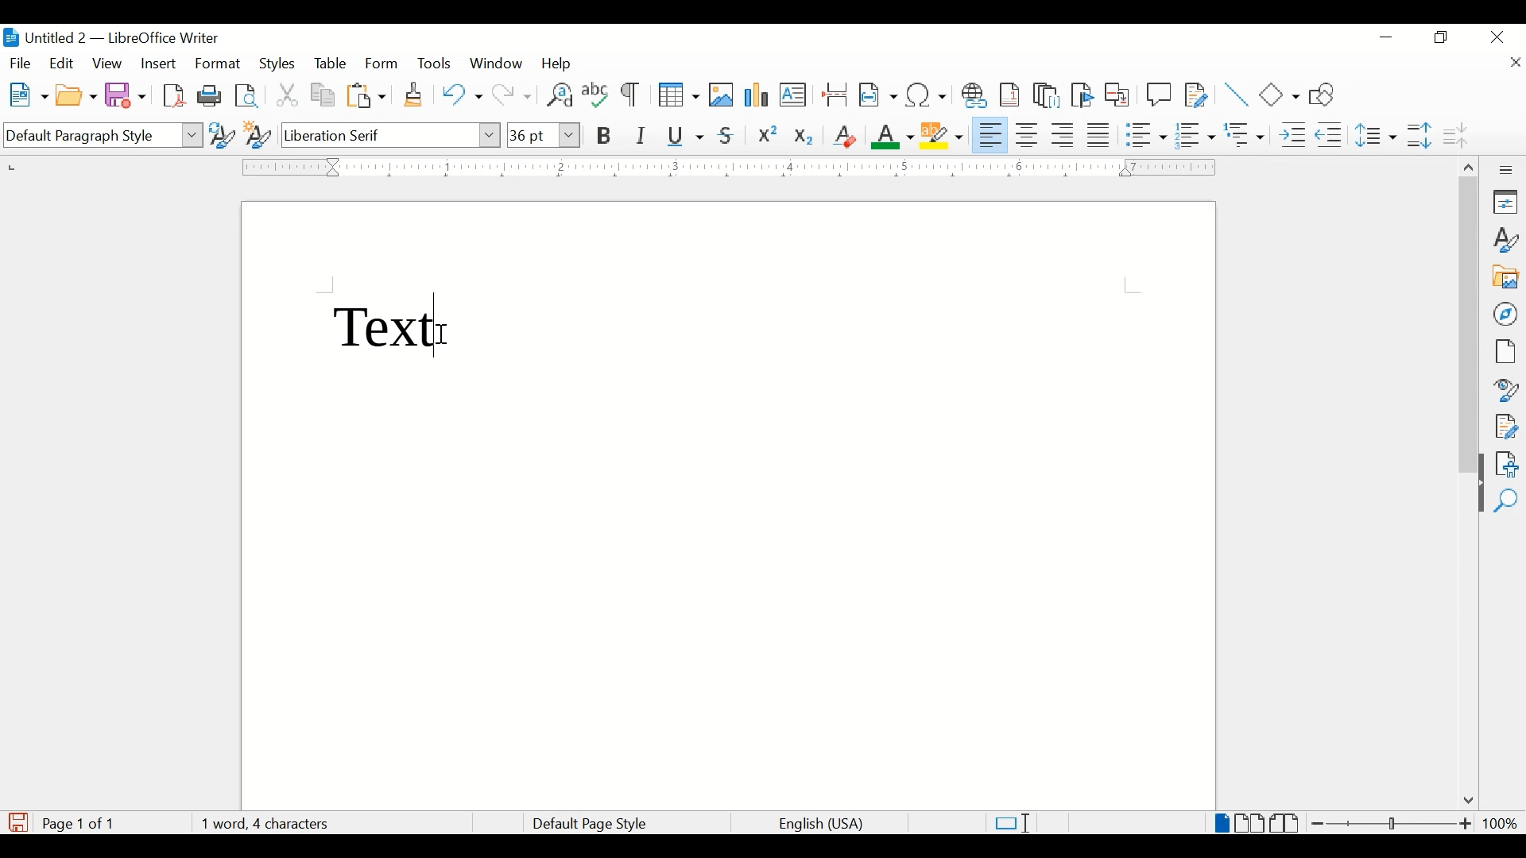 This screenshot has height=858, width=1526. I want to click on toggle unordered list, so click(1146, 134).